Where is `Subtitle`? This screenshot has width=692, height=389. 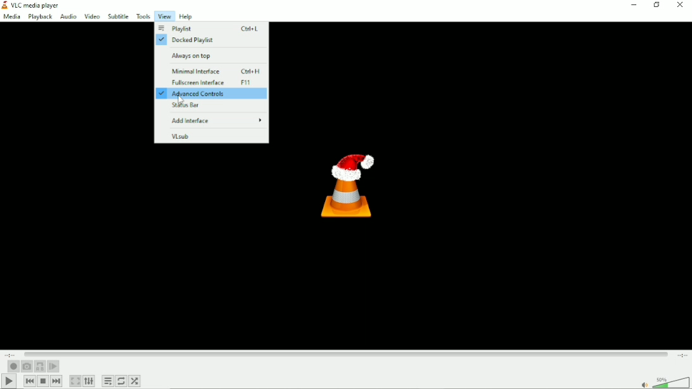
Subtitle is located at coordinates (117, 16).